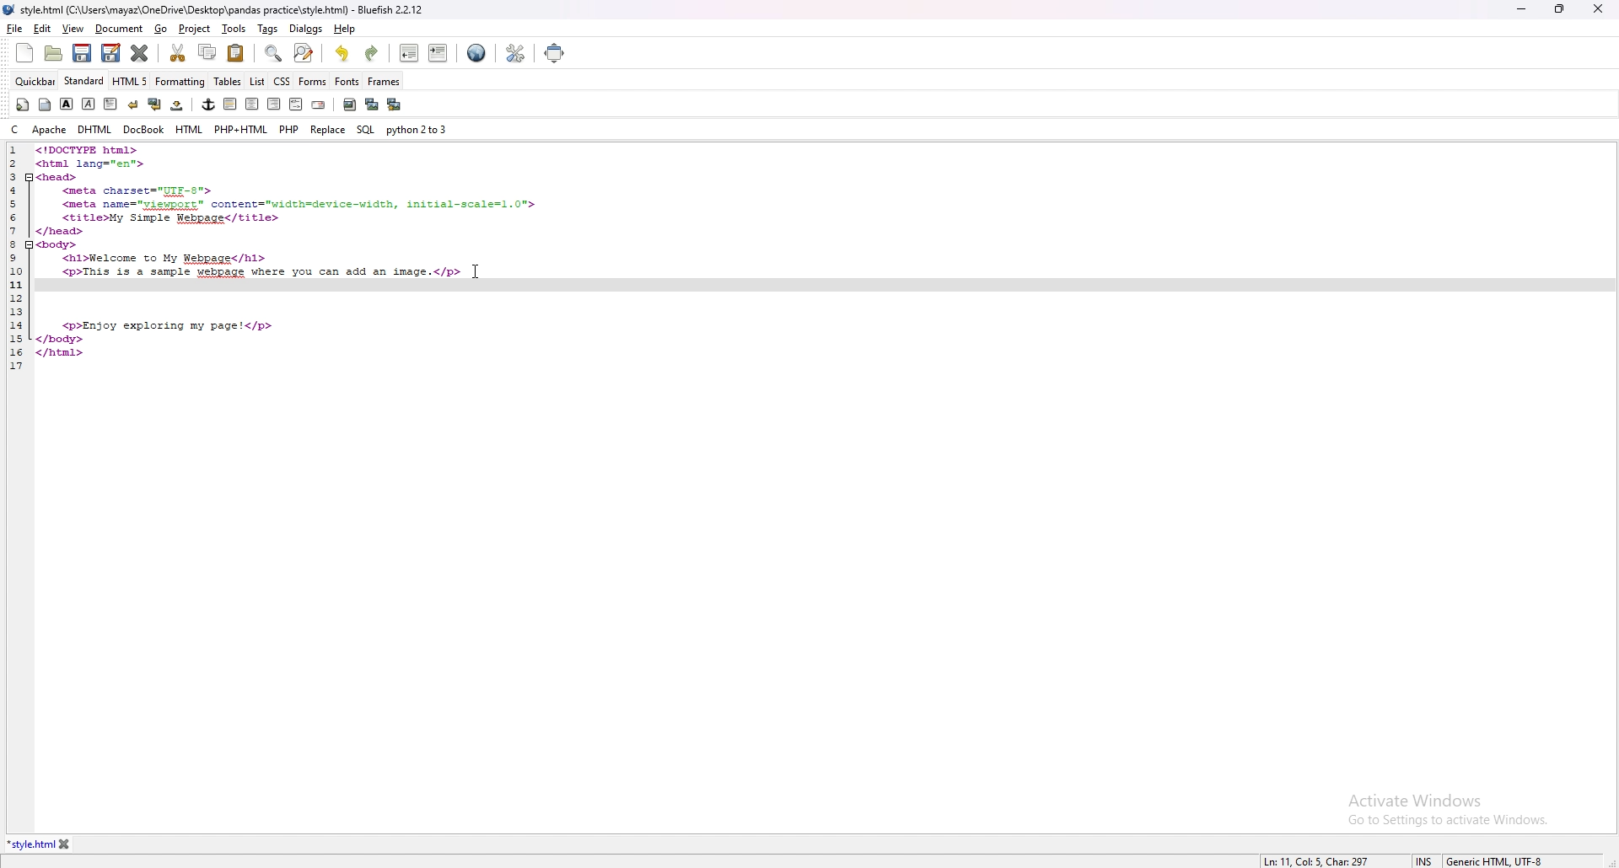 This screenshot has height=868, width=1619. I want to click on standard, so click(84, 82).